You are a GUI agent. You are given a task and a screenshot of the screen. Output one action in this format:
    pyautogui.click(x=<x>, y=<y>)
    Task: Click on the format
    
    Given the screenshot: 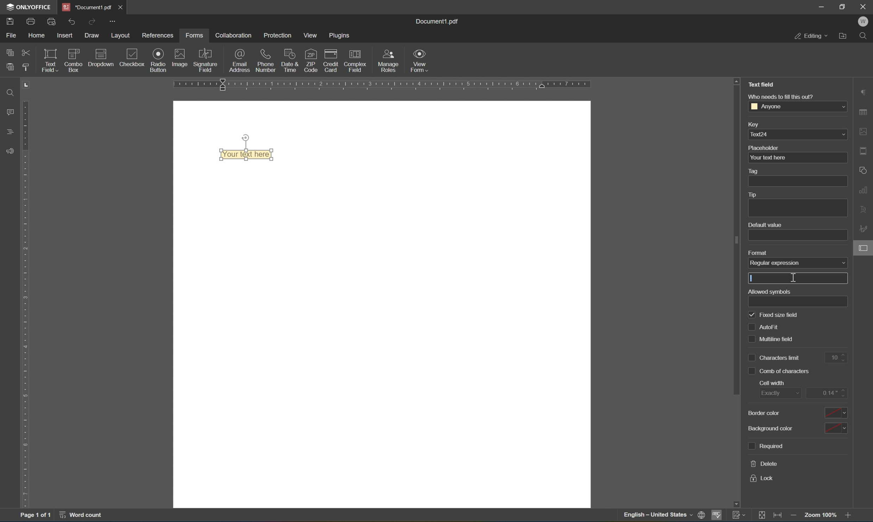 What is the action you would take?
    pyautogui.click(x=758, y=253)
    